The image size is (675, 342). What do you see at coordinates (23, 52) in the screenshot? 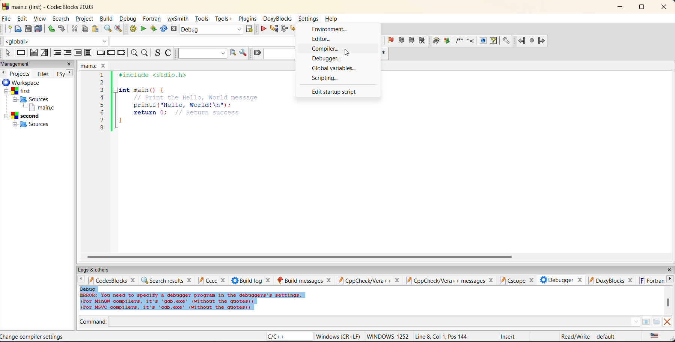
I see `instruction` at bounding box center [23, 52].